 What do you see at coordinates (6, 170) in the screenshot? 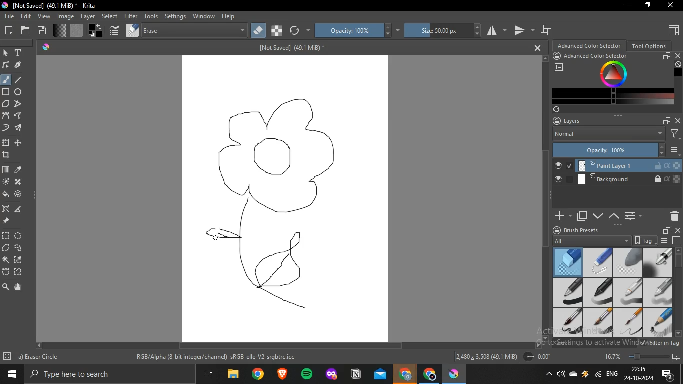
I see `draw gradient` at bounding box center [6, 170].